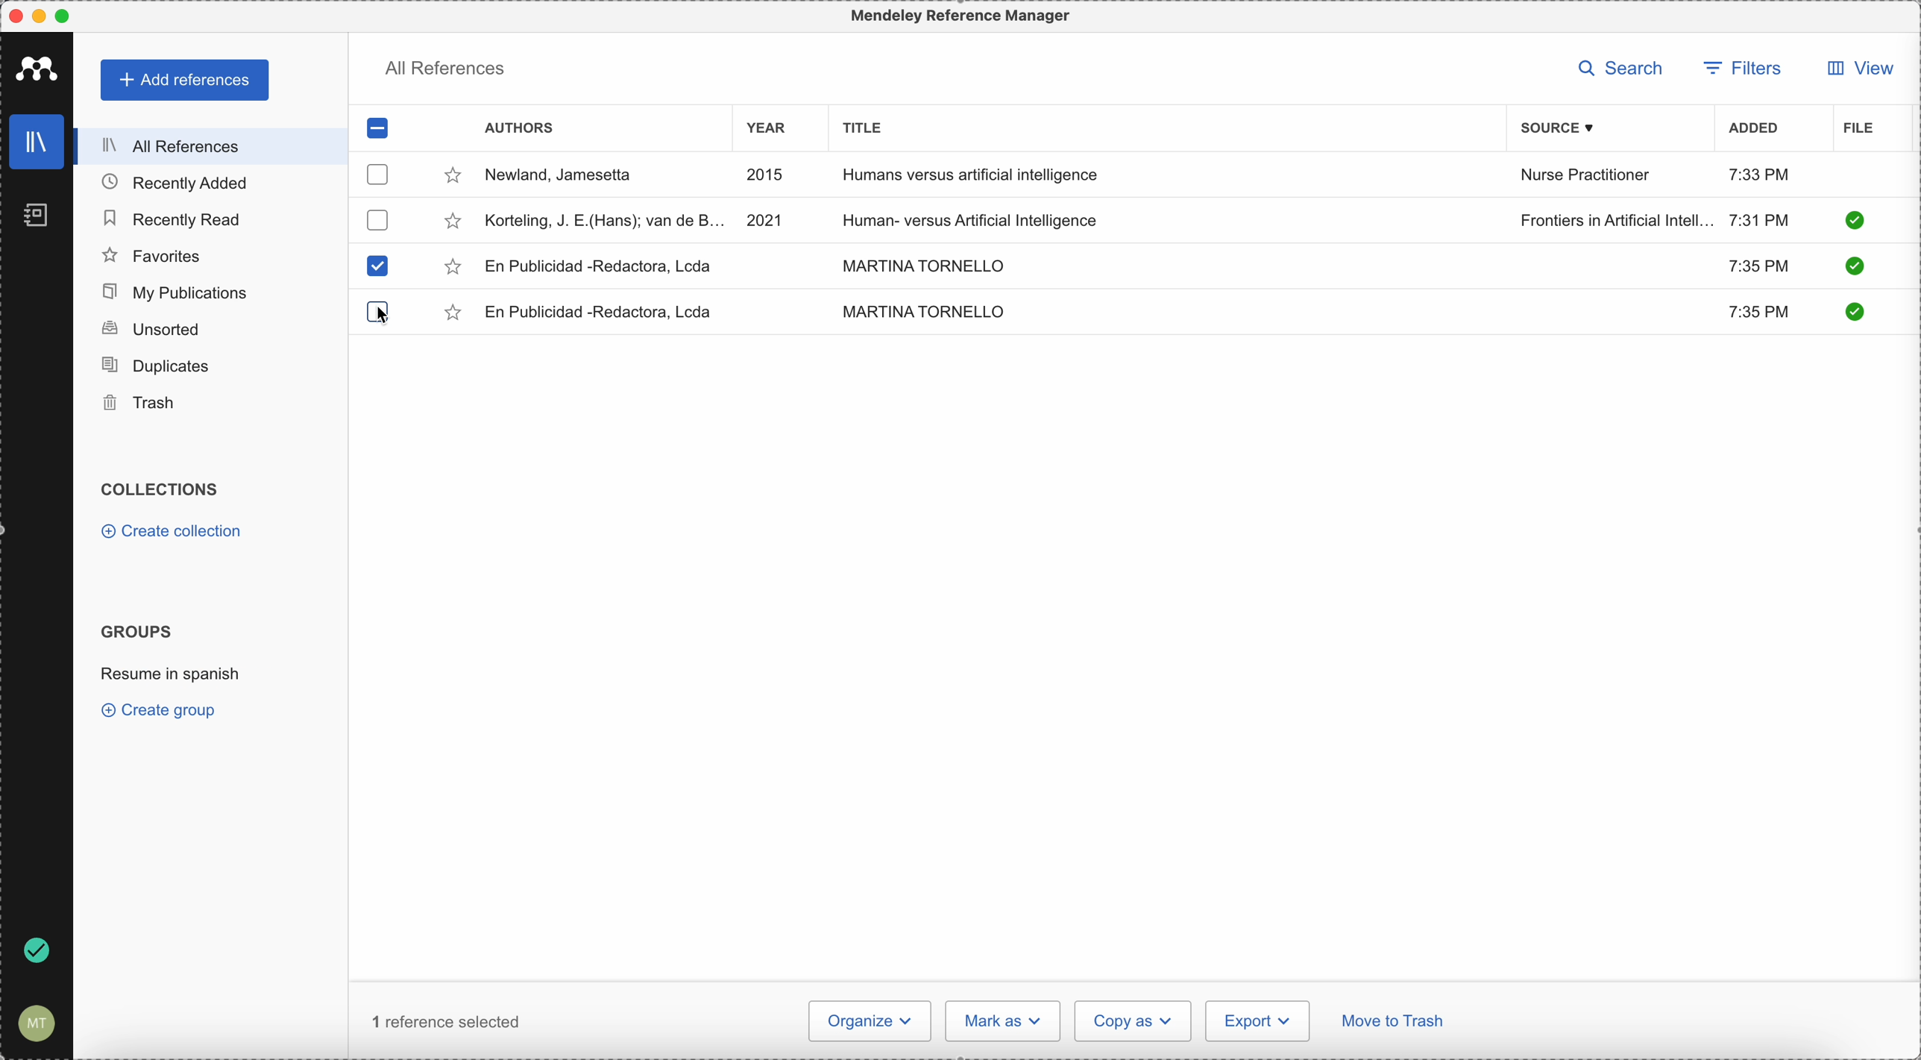  I want to click on 2021, so click(766, 219).